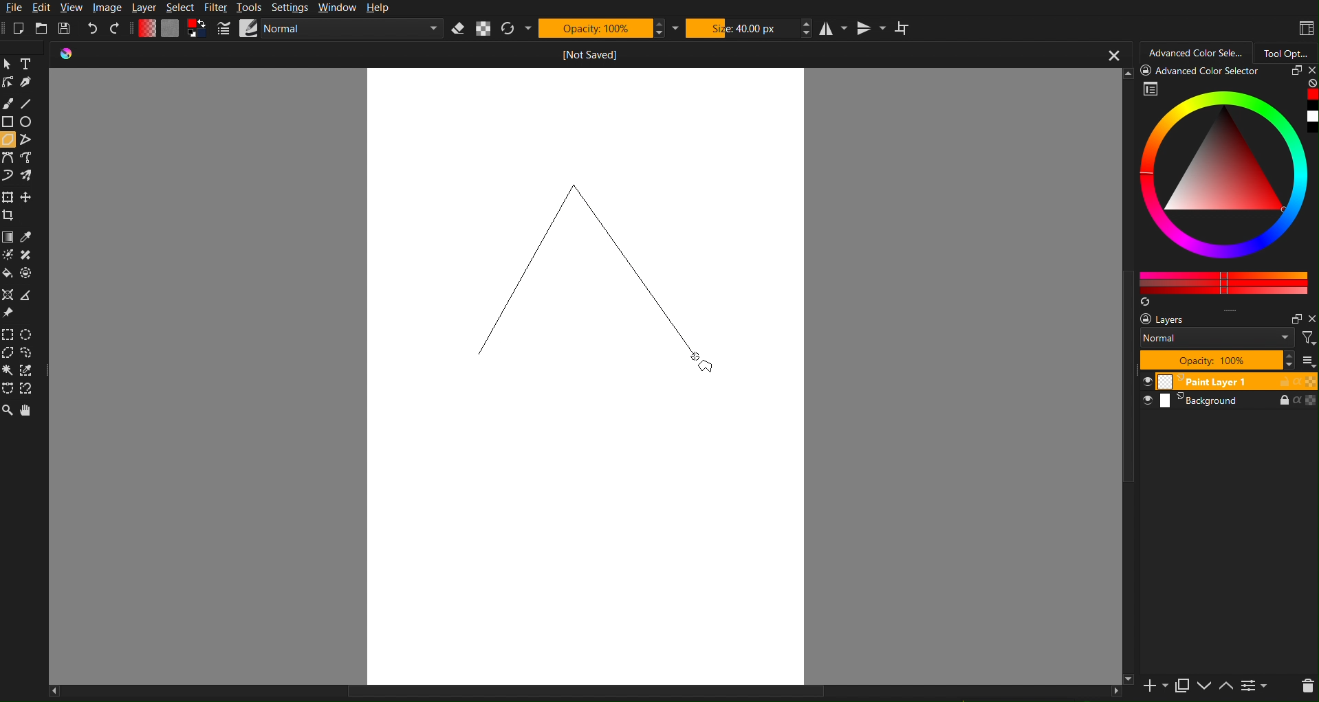  I want to click on Erase, so click(458, 29).